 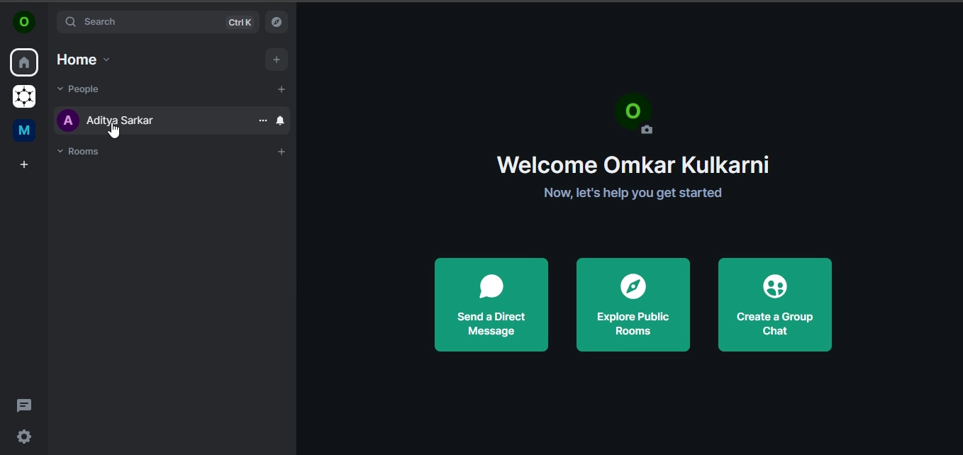 What do you see at coordinates (282, 89) in the screenshot?
I see `start chat` at bounding box center [282, 89].